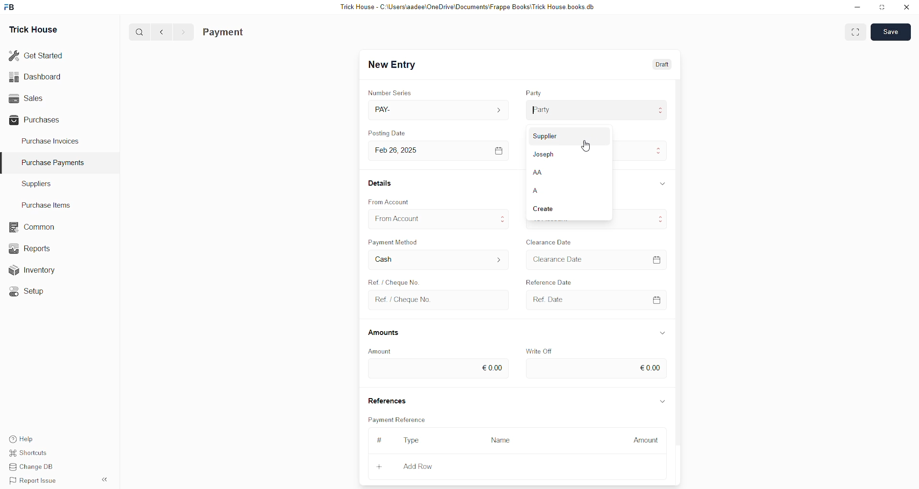 This screenshot has height=489, width=919. What do you see at coordinates (561, 136) in the screenshot?
I see `Supplier` at bounding box center [561, 136].